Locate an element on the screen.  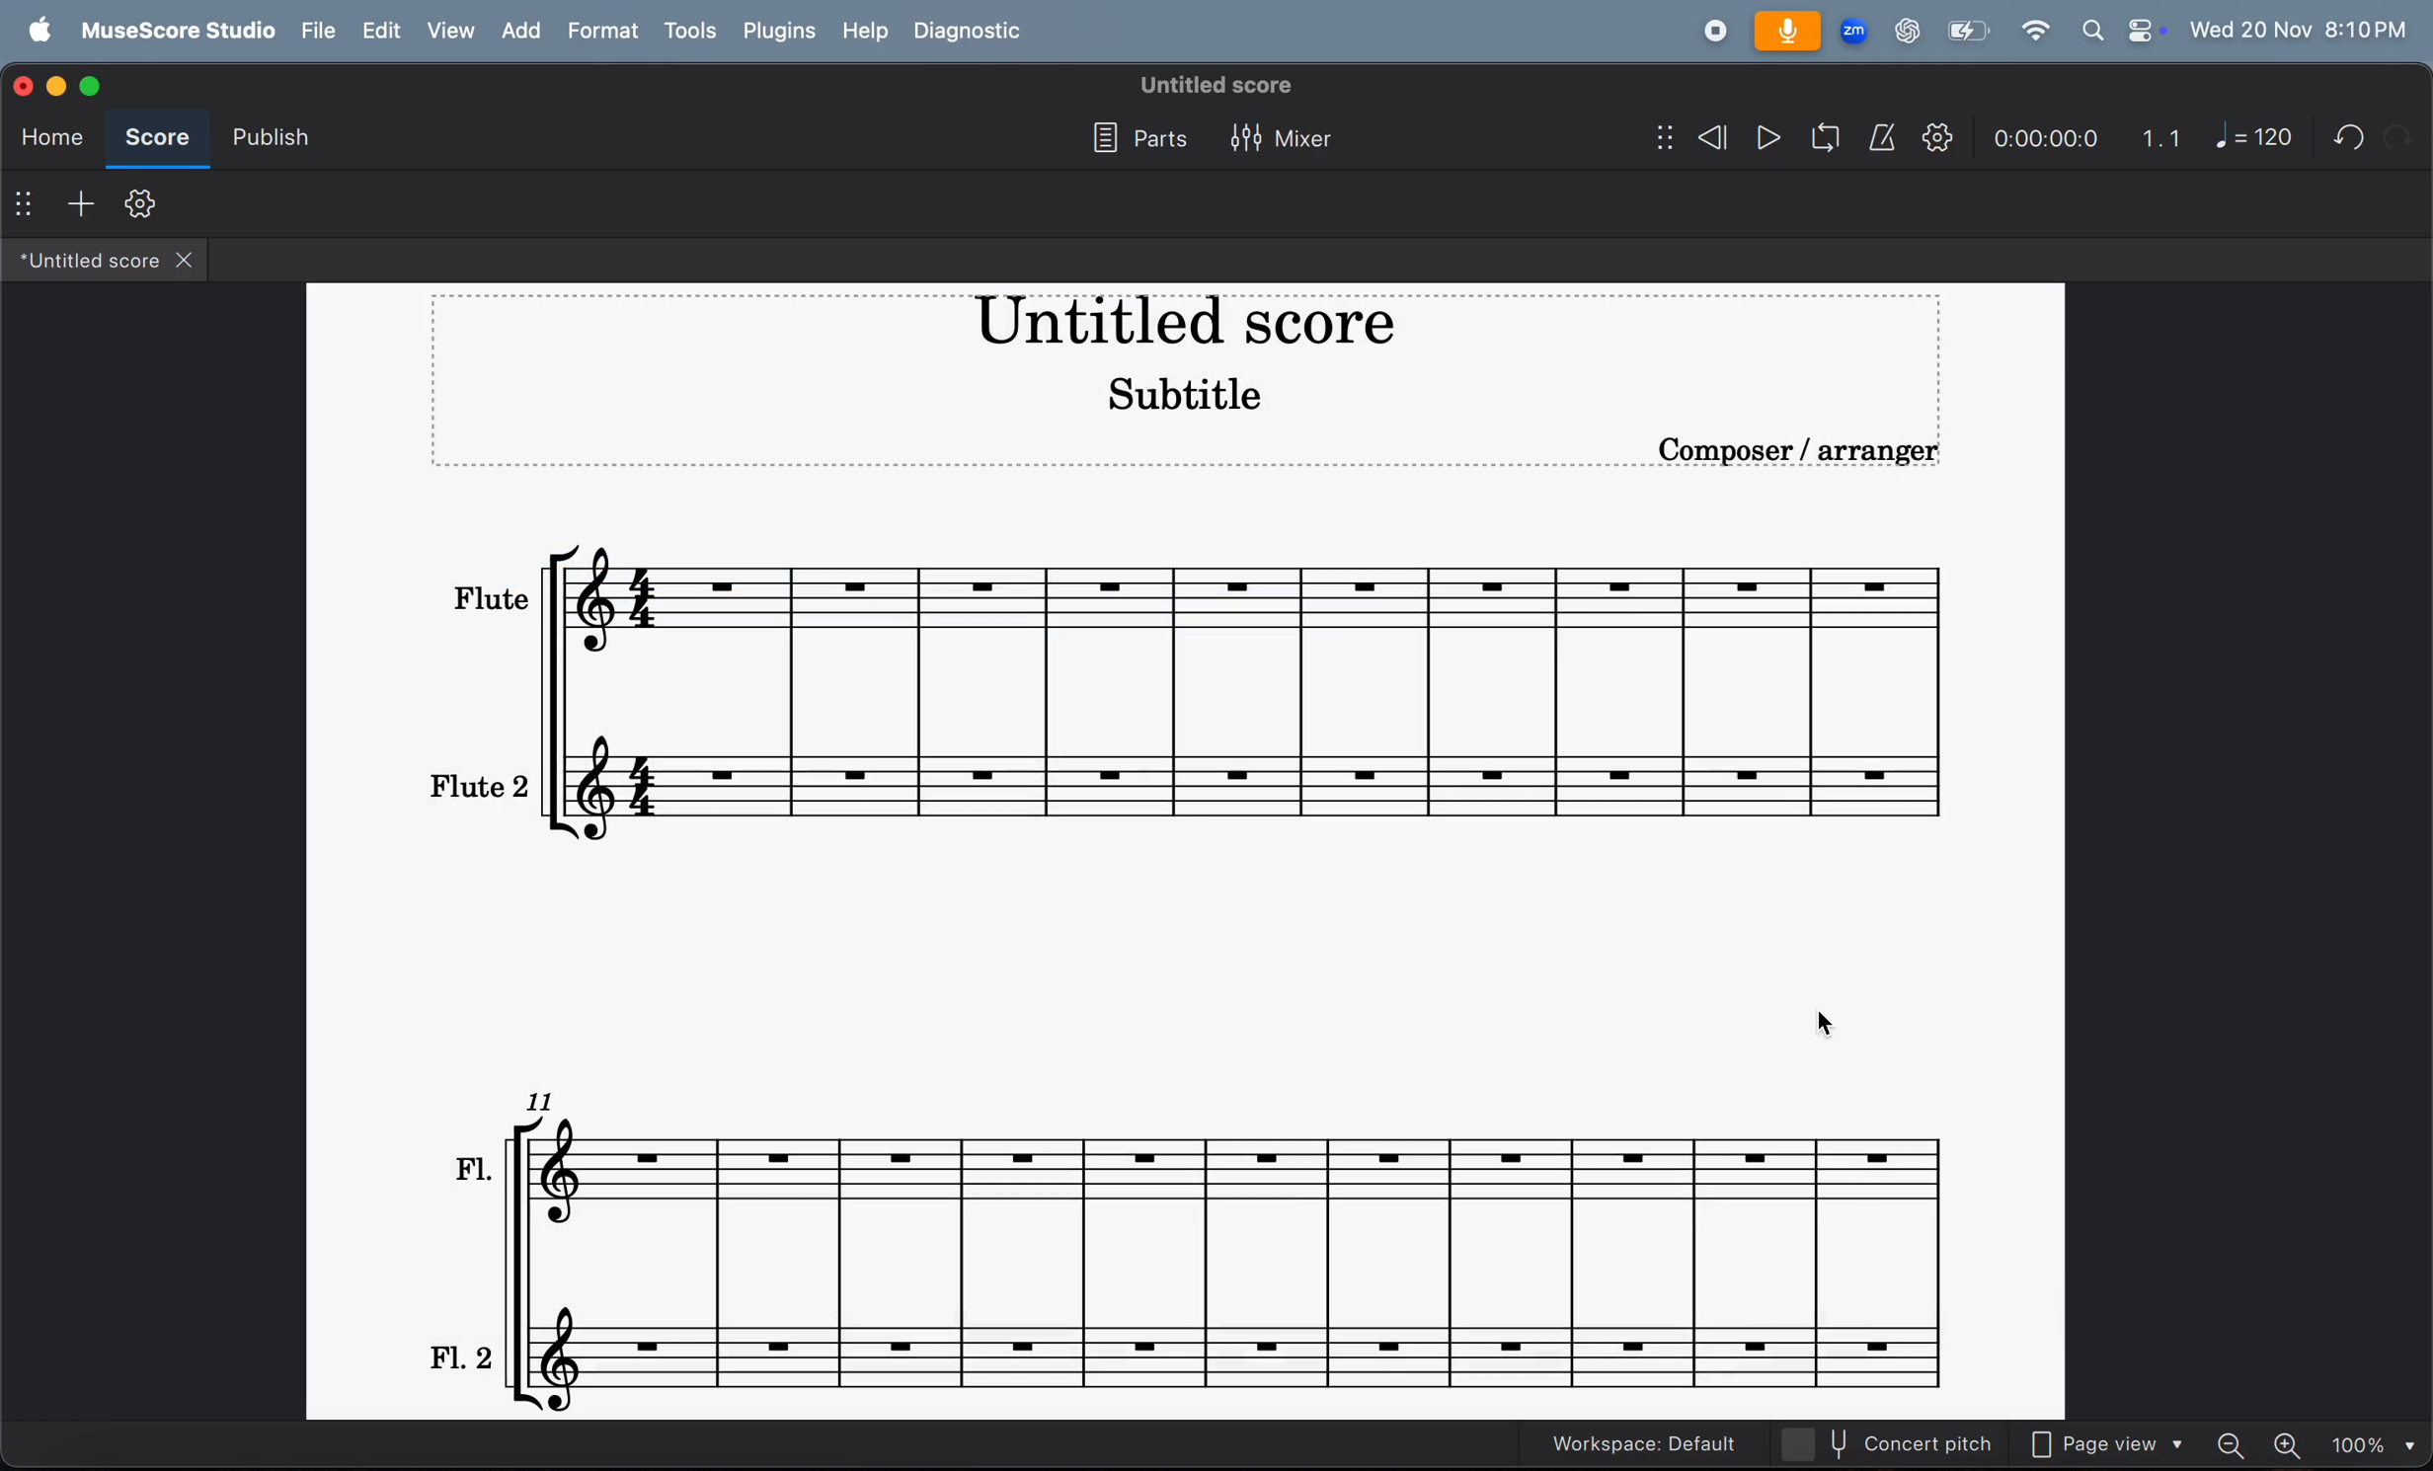
time frame is located at coordinates (2047, 135).